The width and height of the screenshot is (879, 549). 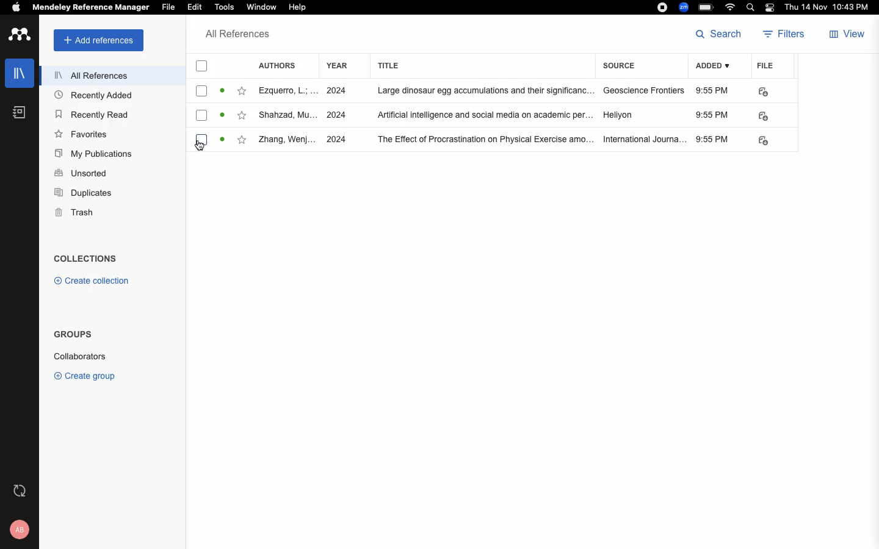 What do you see at coordinates (238, 37) in the screenshot?
I see `All references` at bounding box center [238, 37].